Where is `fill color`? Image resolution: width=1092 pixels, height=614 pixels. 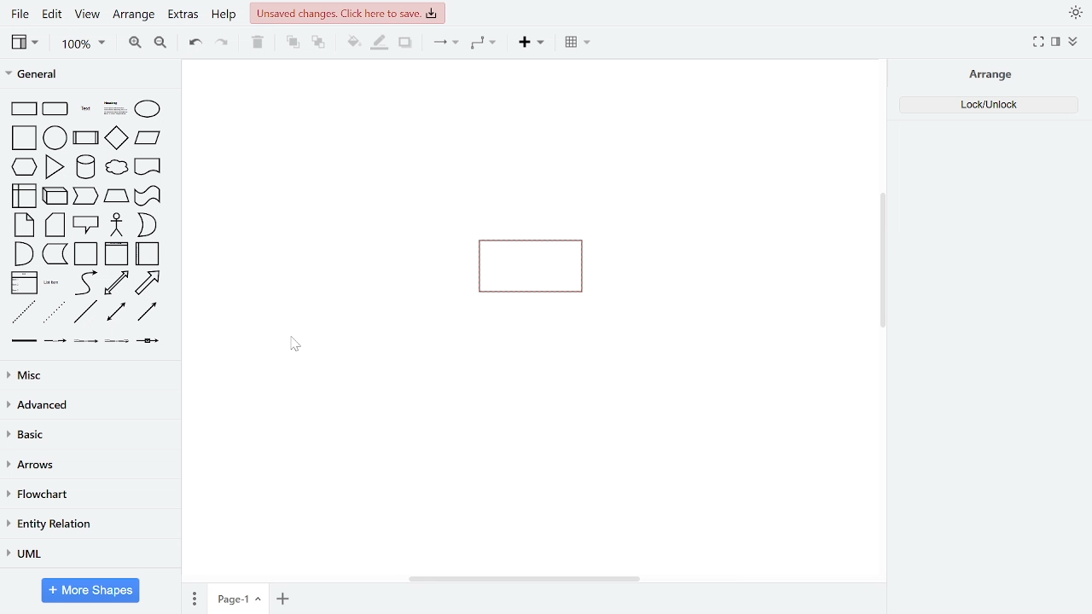
fill color is located at coordinates (352, 42).